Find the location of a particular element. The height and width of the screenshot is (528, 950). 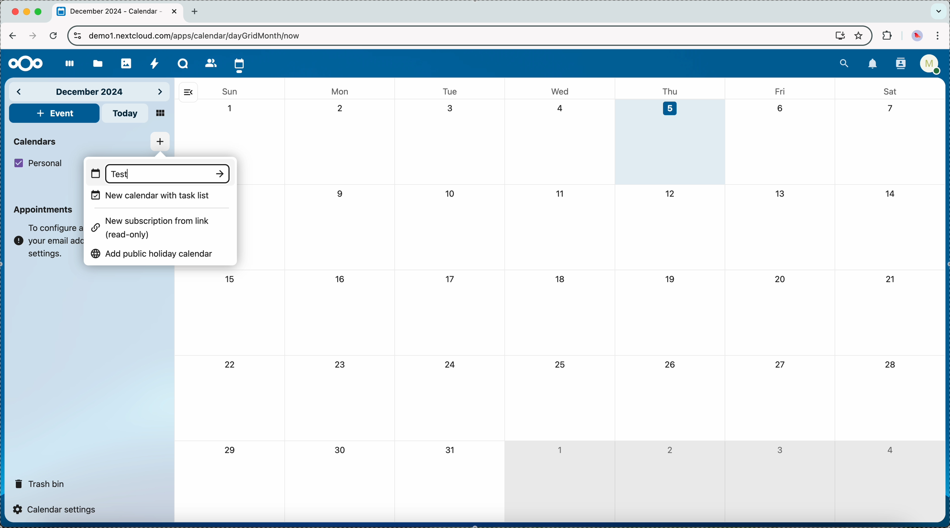

extensions is located at coordinates (886, 36).